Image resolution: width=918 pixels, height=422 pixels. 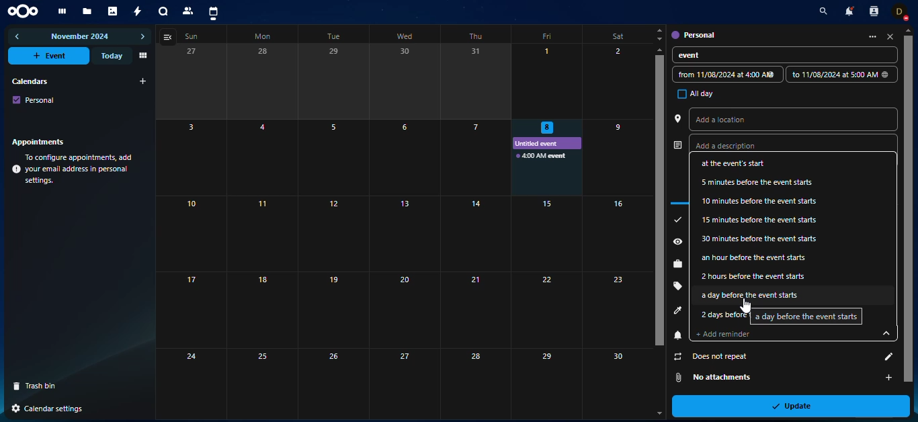 What do you see at coordinates (754, 276) in the screenshot?
I see `2 hrs` at bounding box center [754, 276].